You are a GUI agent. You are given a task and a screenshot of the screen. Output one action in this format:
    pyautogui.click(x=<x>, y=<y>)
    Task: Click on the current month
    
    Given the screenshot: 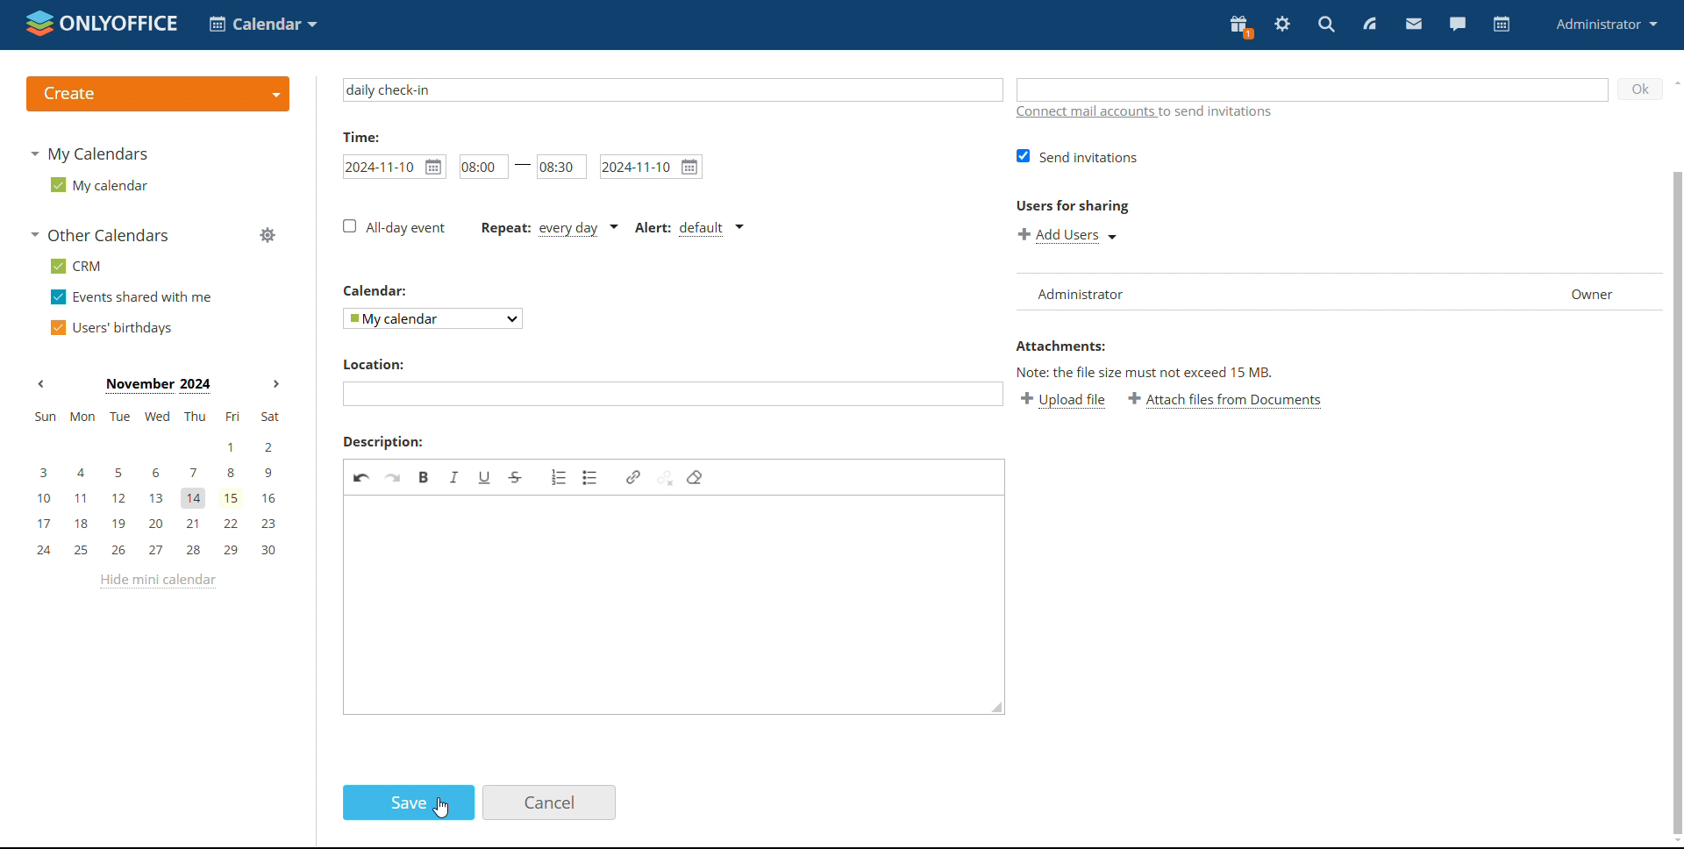 What is the action you would take?
    pyautogui.click(x=156, y=384)
    